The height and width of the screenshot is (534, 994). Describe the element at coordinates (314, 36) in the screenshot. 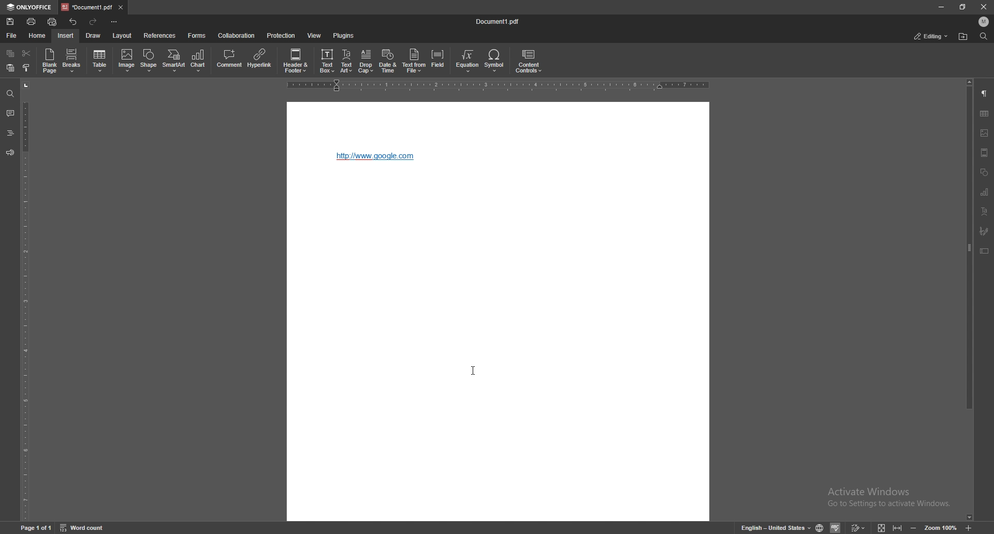

I see `view` at that location.